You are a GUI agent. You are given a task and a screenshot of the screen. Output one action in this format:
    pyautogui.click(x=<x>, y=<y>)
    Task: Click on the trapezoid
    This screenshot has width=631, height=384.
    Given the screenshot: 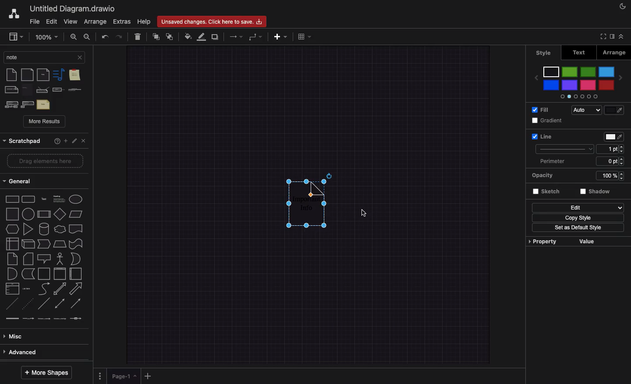 What is the action you would take?
    pyautogui.click(x=60, y=245)
    